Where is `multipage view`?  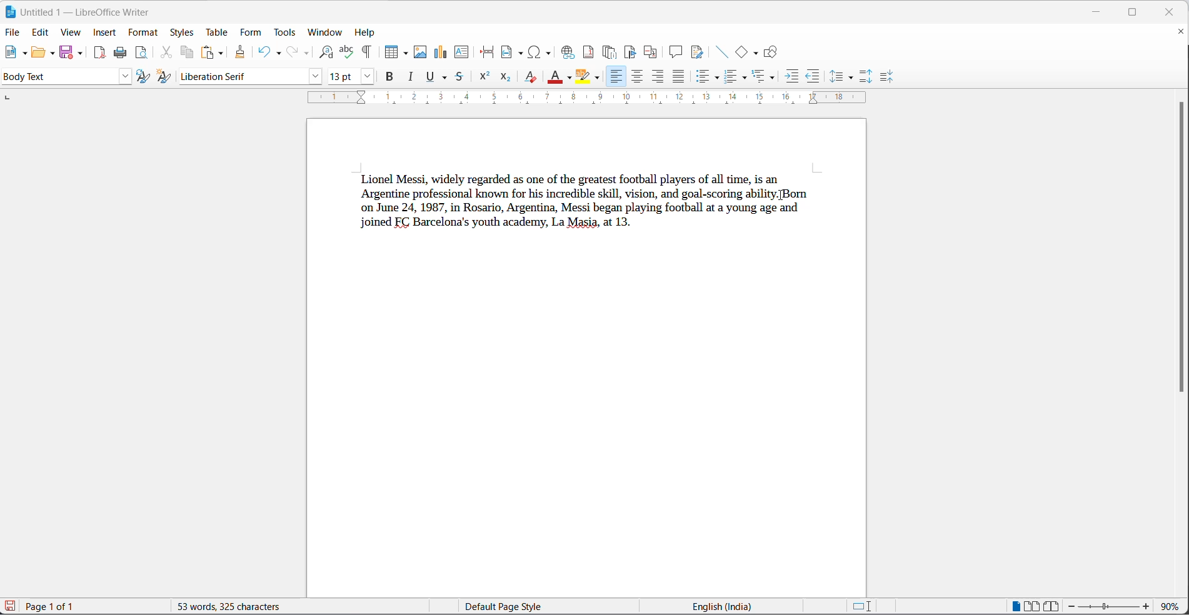 multipage view is located at coordinates (1032, 606).